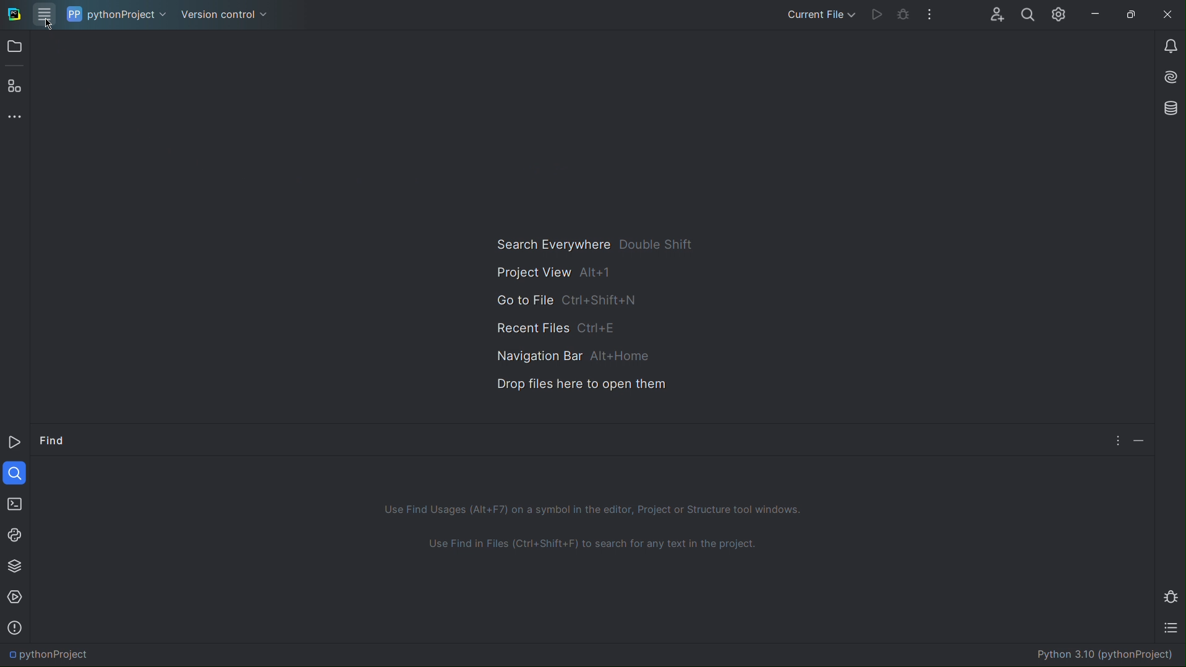  Describe the element at coordinates (558, 273) in the screenshot. I see `Project View` at that location.